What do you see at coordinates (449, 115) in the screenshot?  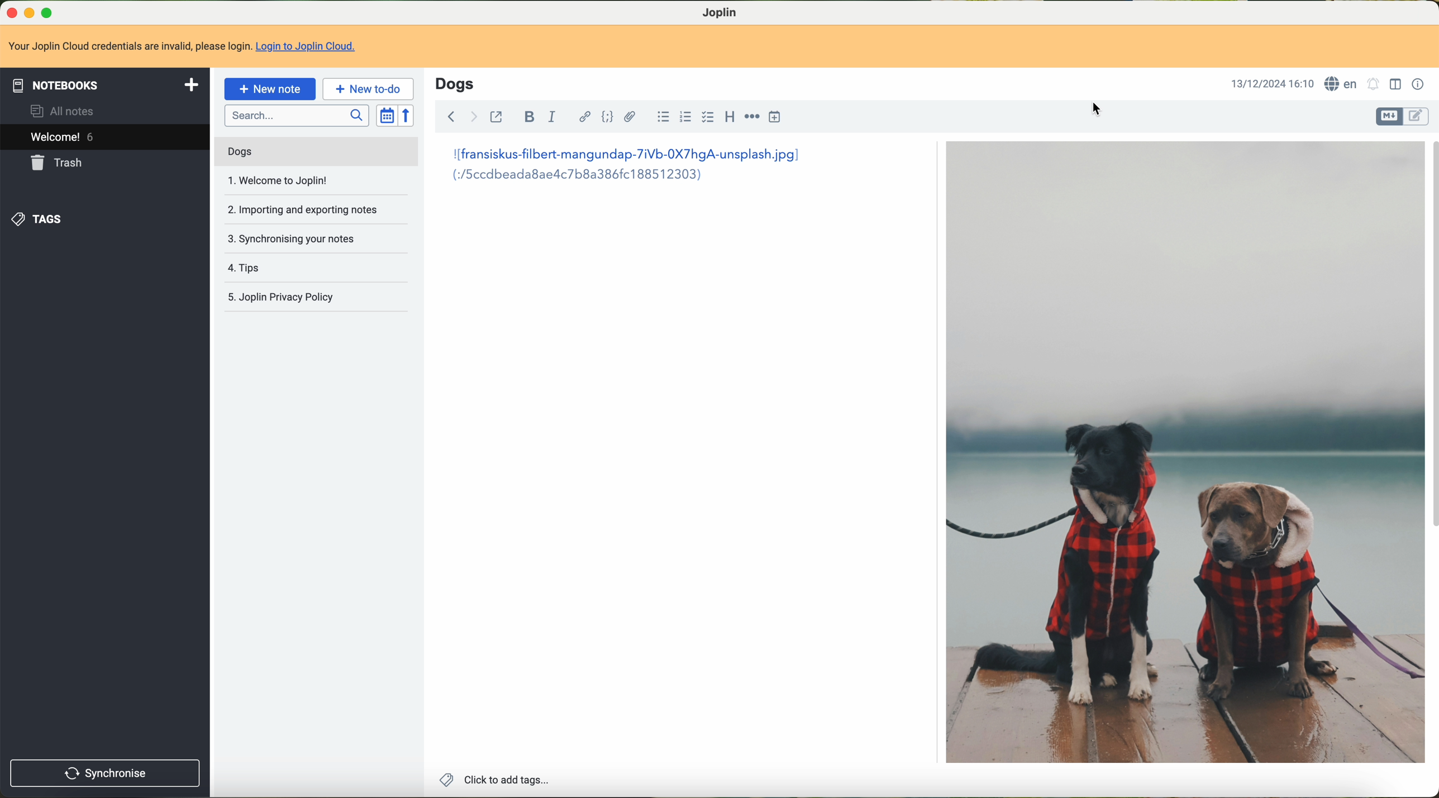 I see `navigate back arrow` at bounding box center [449, 115].